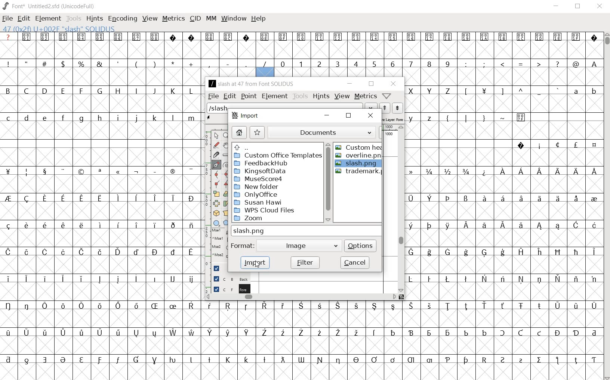 The height and width of the screenshot is (380, 610). What do you see at coordinates (548, 171) in the screenshot?
I see `Special letters` at bounding box center [548, 171].